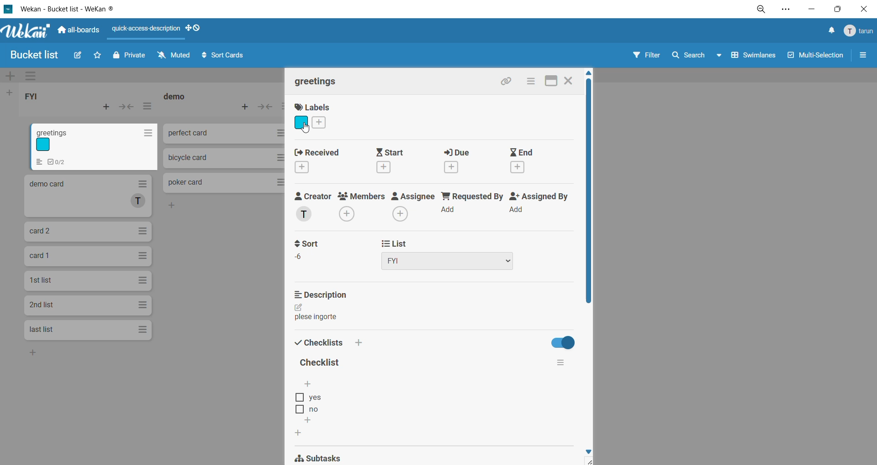 The height and width of the screenshot is (465, 877). Describe the element at coordinates (299, 434) in the screenshot. I see `add checklist` at that location.